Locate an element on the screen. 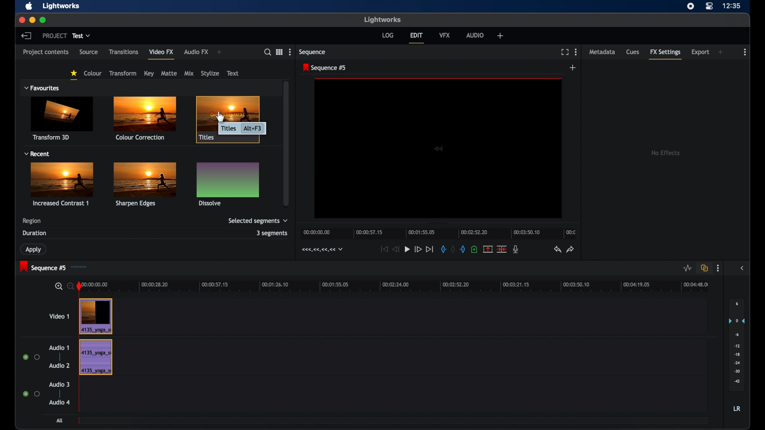 This screenshot has width=765, height=430. increased contrast1 is located at coordinates (64, 184).